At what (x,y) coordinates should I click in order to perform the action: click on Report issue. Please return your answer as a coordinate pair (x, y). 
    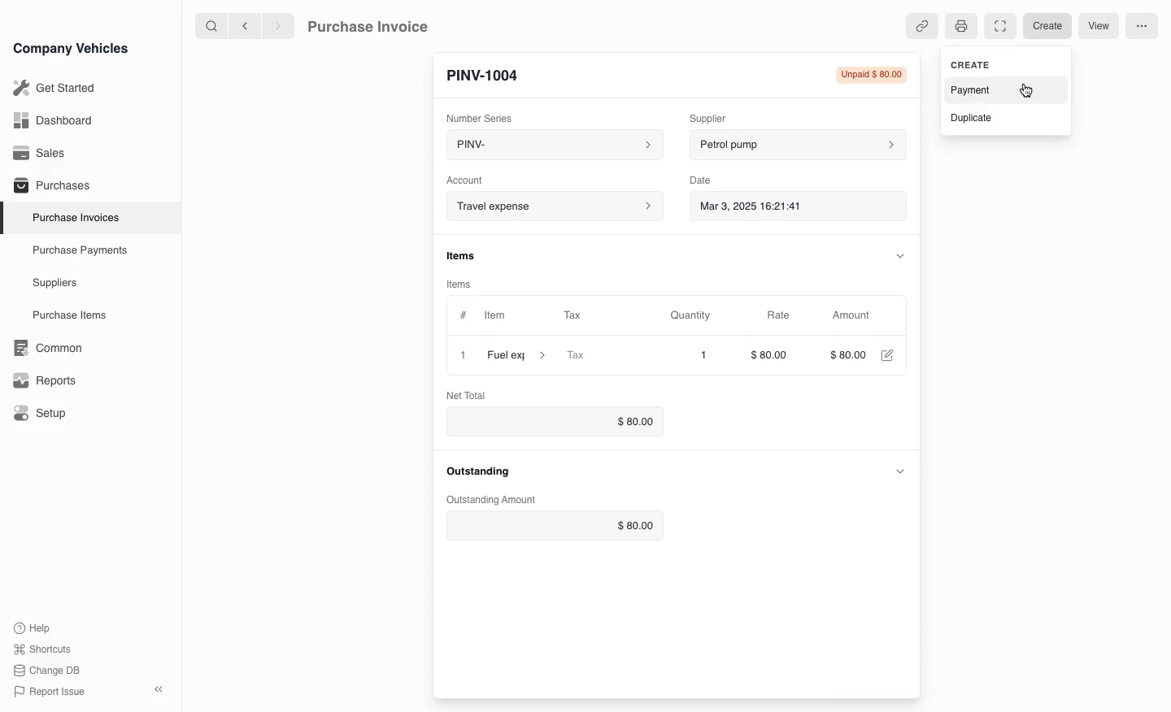
    Looking at the image, I should click on (52, 692).